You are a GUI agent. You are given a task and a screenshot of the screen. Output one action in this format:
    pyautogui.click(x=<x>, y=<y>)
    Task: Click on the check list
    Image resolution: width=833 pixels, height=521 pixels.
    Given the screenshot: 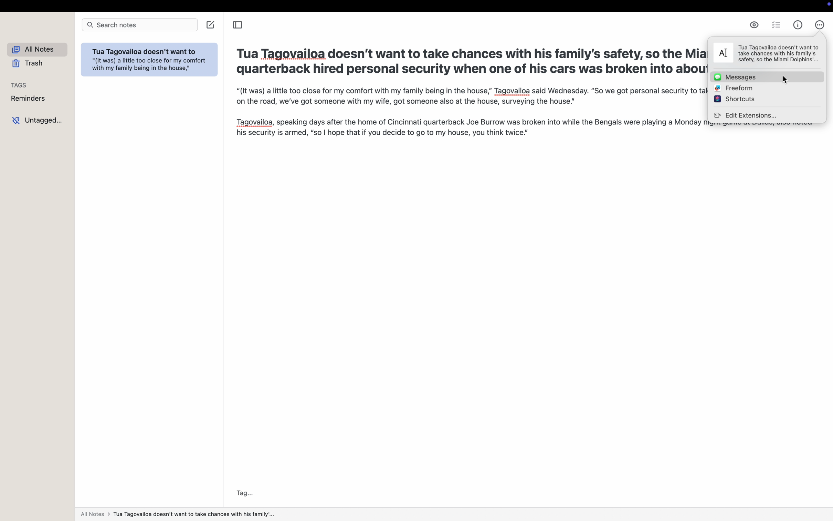 What is the action you would take?
    pyautogui.click(x=776, y=25)
    